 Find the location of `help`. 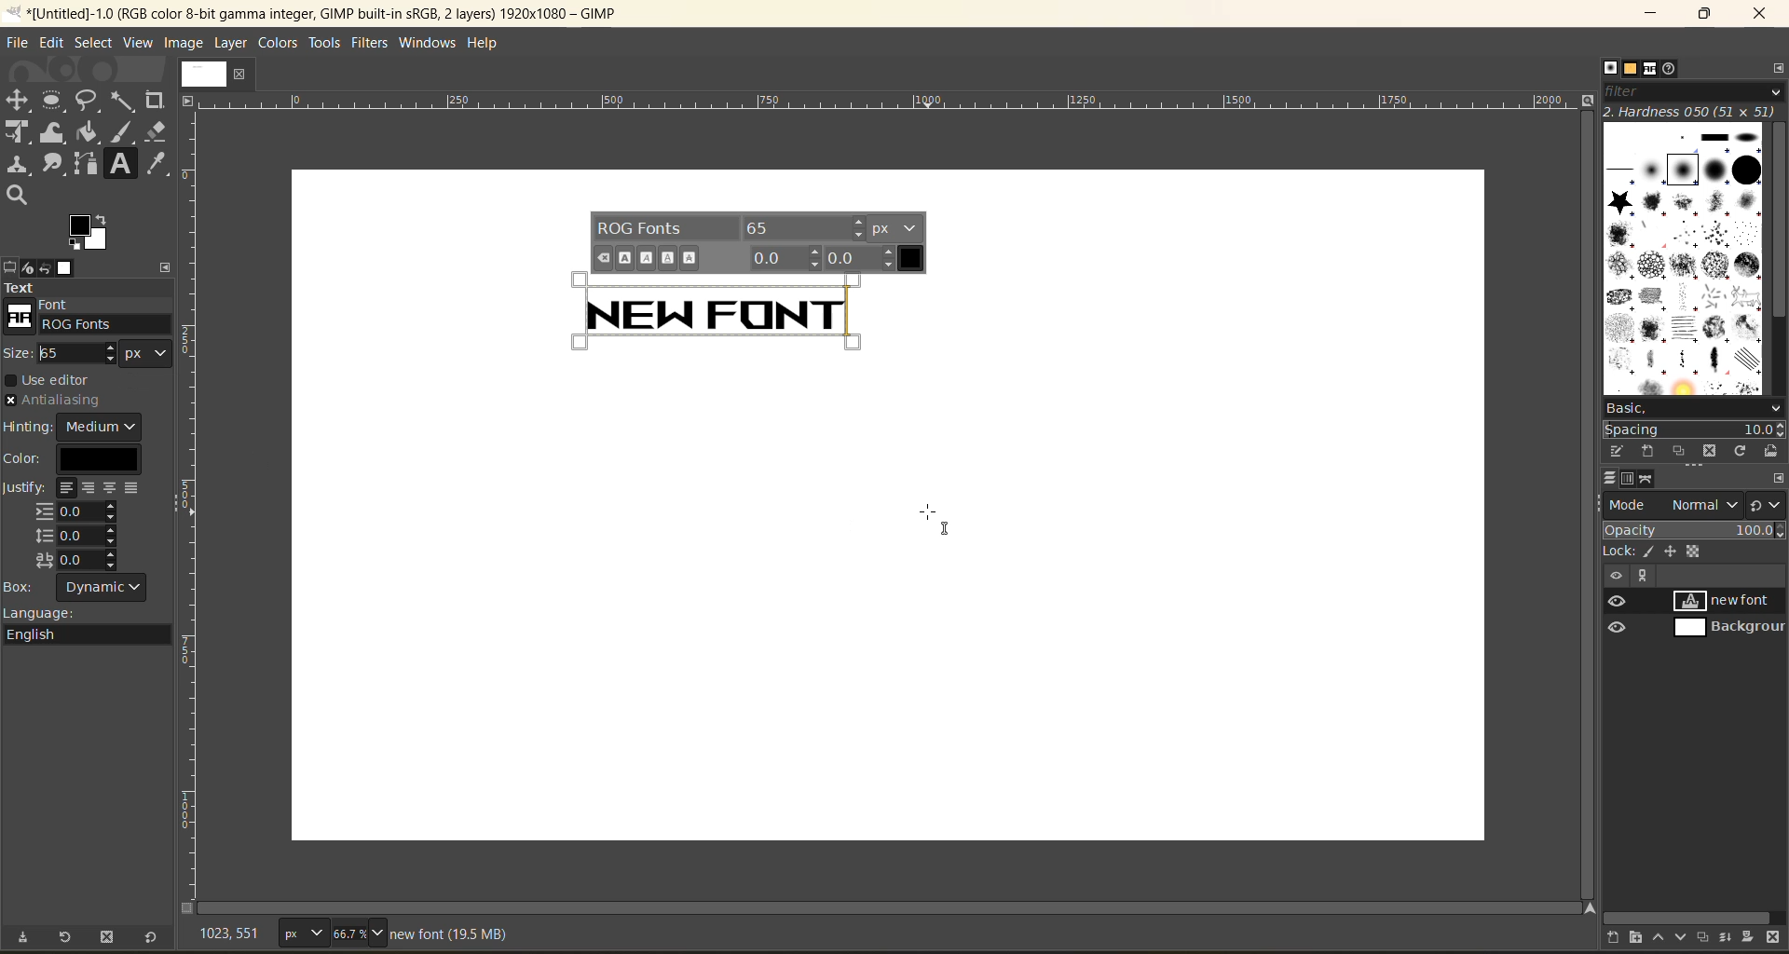

help is located at coordinates (488, 44).